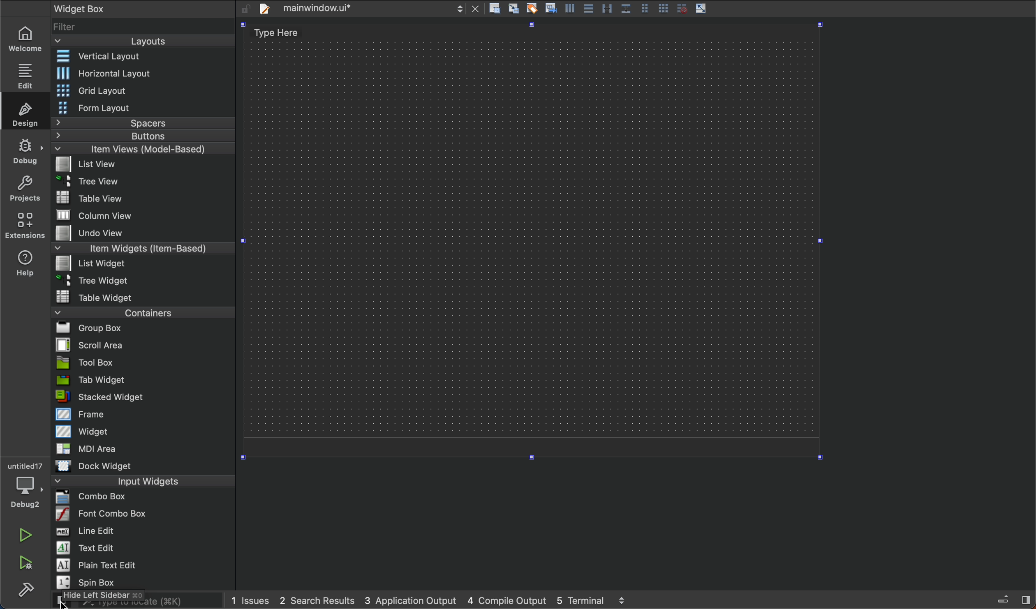 The height and width of the screenshot is (609, 1036). What do you see at coordinates (133, 149) in the screenshot?
I see `item views` at bounding box center [133, 149].